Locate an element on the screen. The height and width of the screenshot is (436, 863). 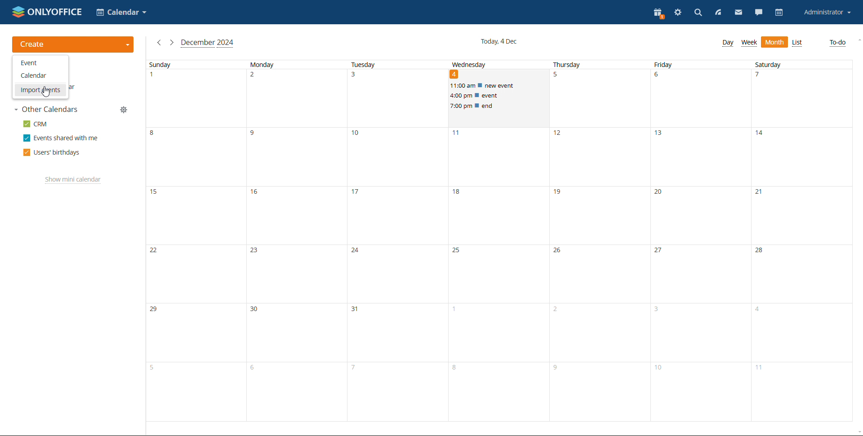
present is located at coordinates (658, 13).